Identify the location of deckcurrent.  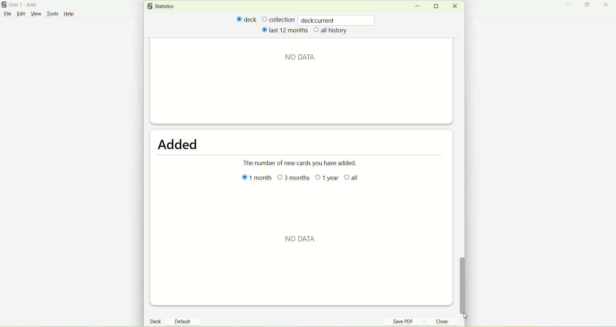
(337, 20).